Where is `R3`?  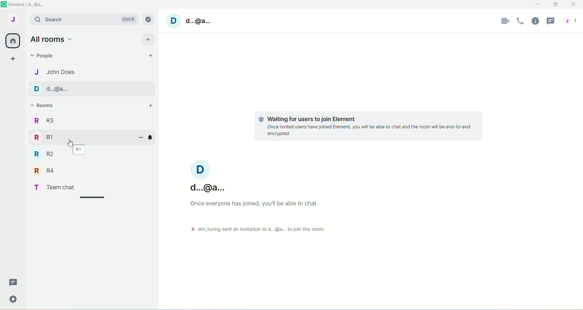 R3 is located at coordinates (46, 122).